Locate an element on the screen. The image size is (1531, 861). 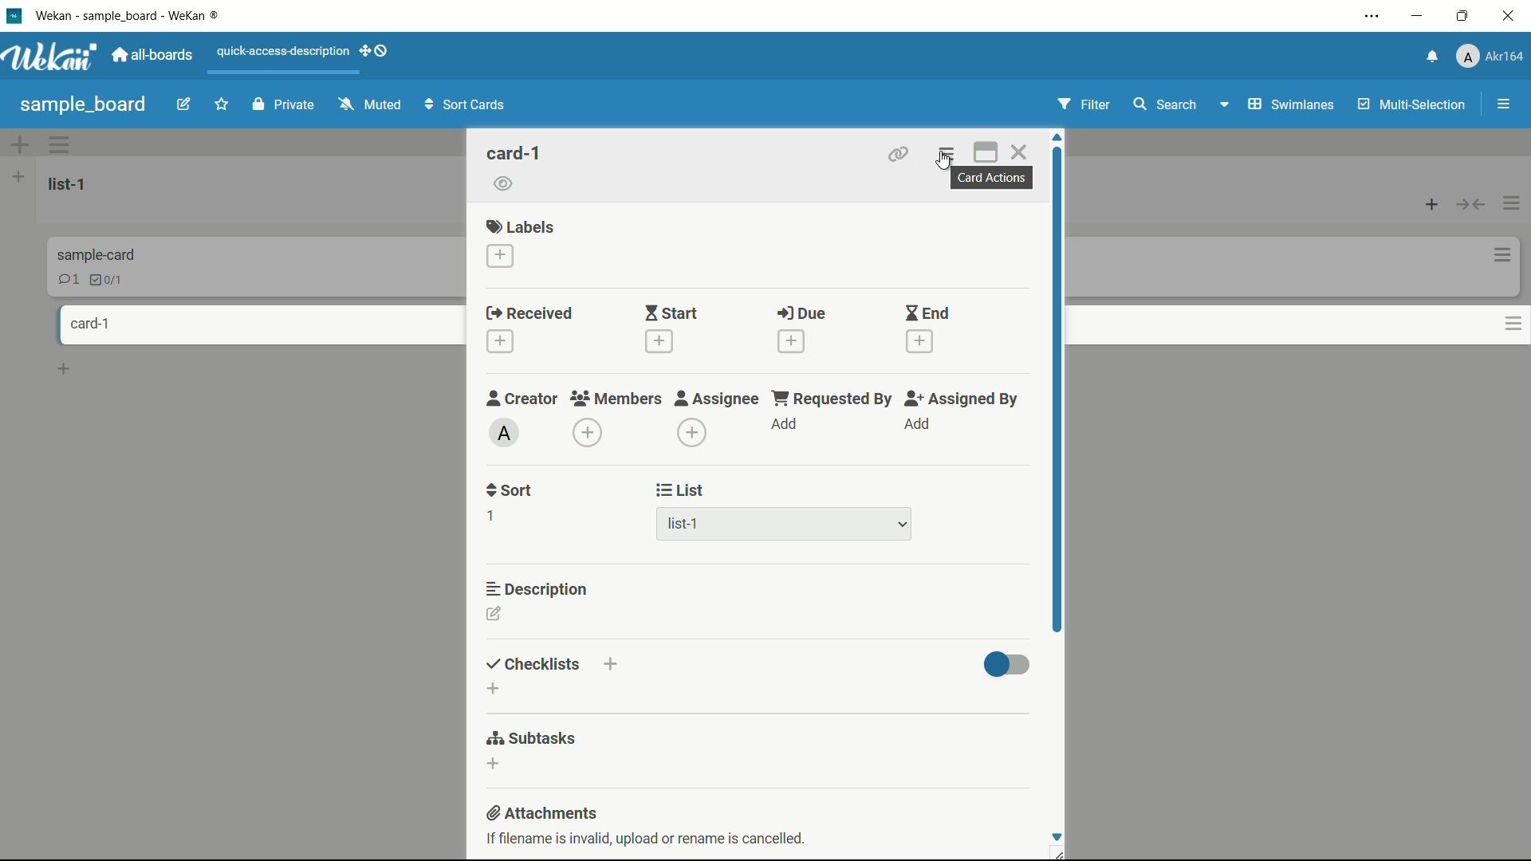
attachments is located at coordinates (542, 813).